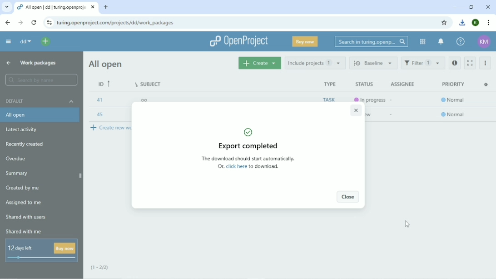 The height and width of the screenshot is (279, 496). What do you see at coordinates (27, 144) in the screenshot?
I see `Recently created` at bounding box center [27, 144].